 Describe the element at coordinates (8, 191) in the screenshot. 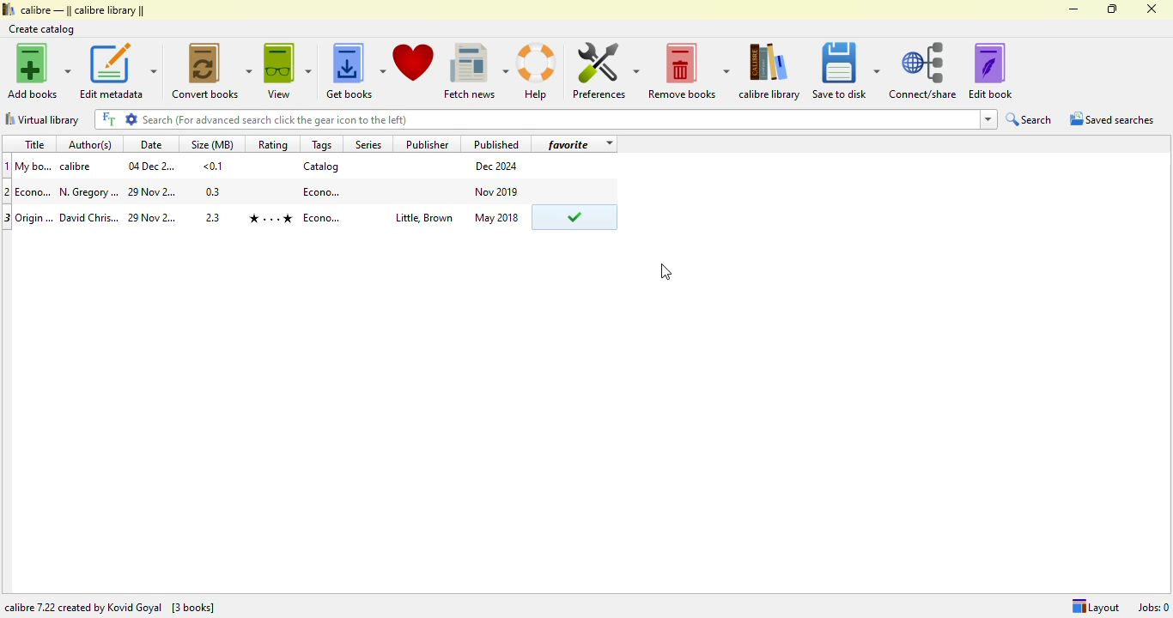

I see `2` at that location.